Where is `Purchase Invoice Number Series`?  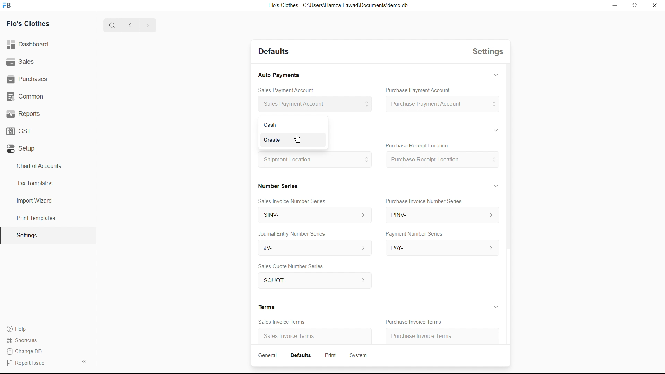 Purchase Invoice Number Series is located at coordinates (423, 201).